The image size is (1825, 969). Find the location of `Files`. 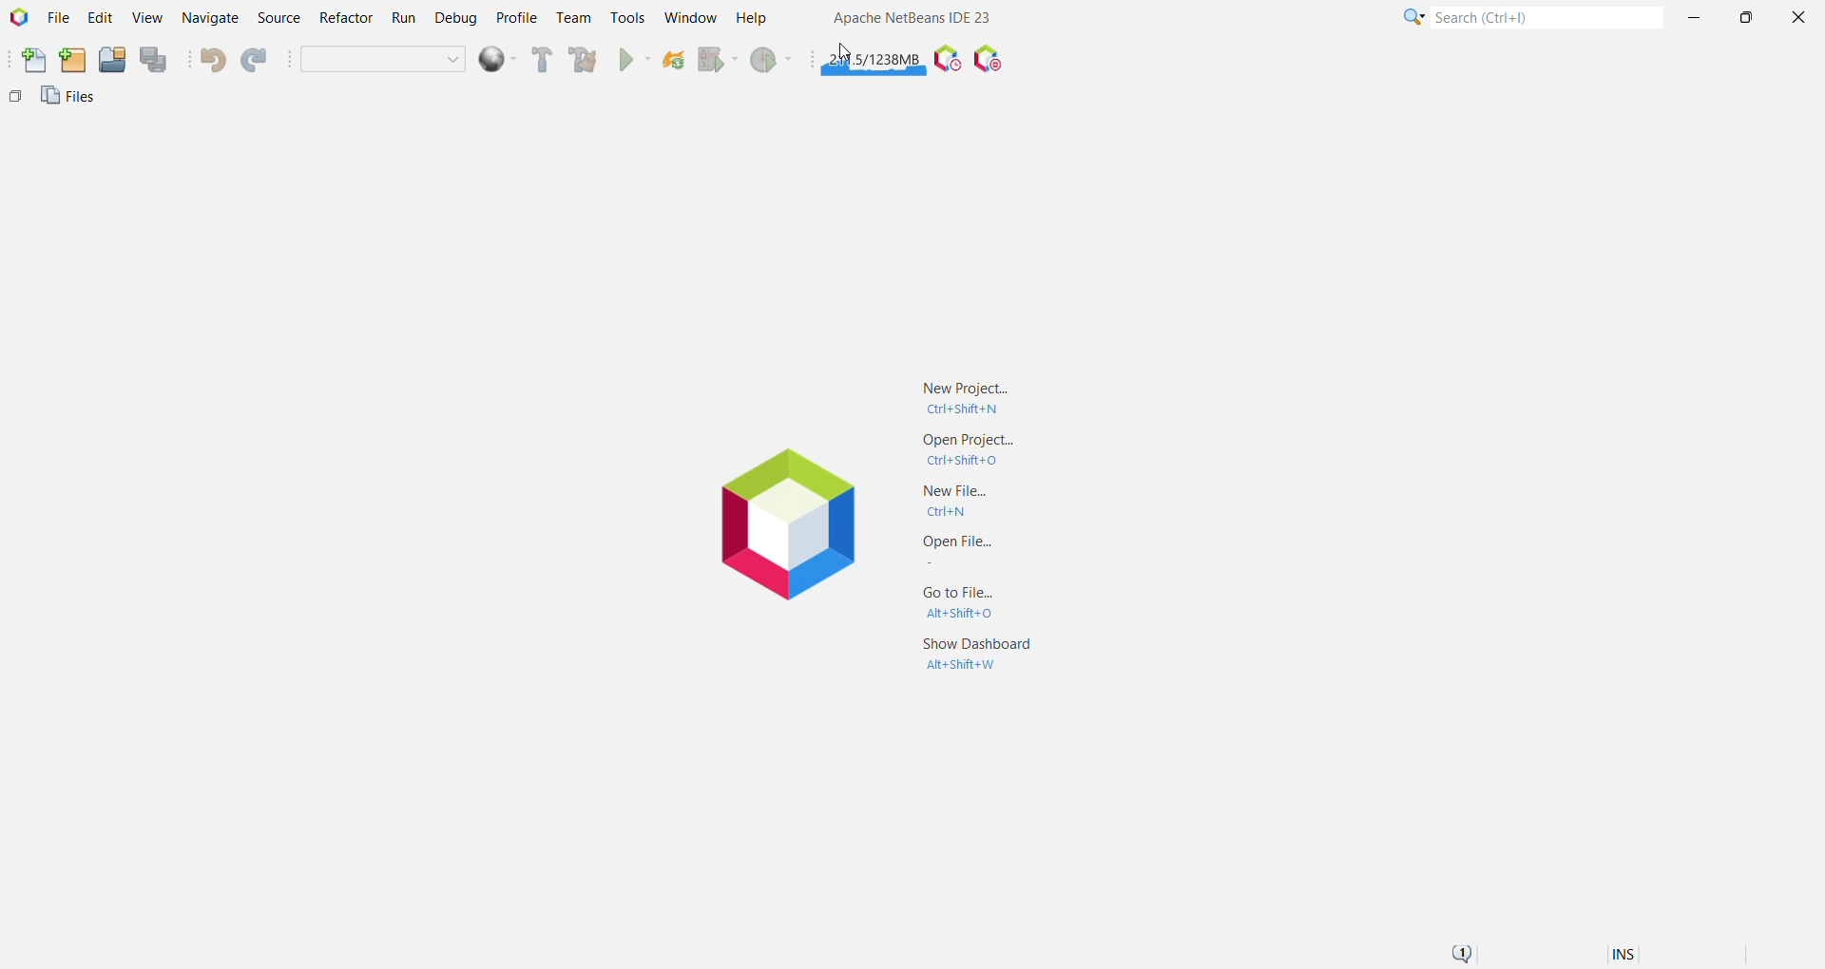

Files is located at coordinates (71, 101).